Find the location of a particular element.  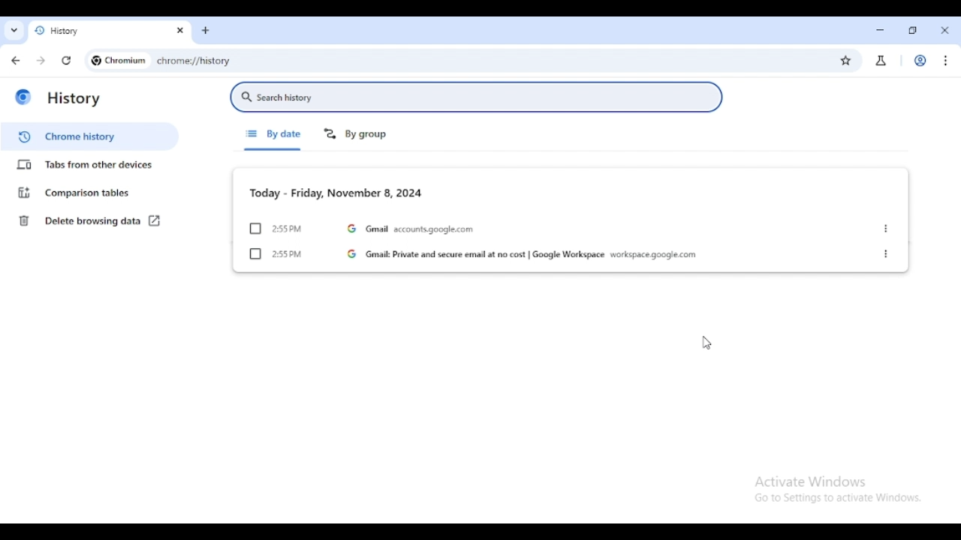

maximize is located at coordinates (913, 30).